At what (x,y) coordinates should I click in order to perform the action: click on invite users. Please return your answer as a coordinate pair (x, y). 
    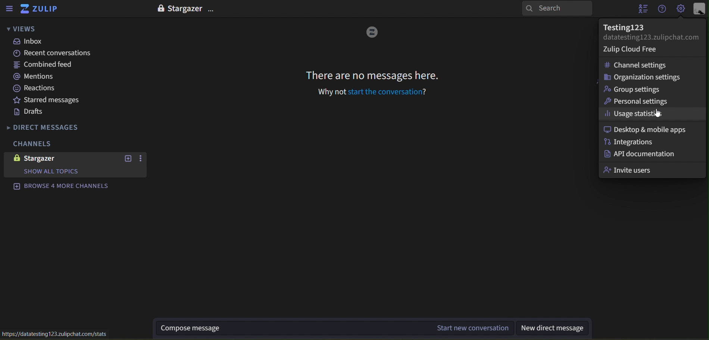
    Looking at the image, I should click on (629, 169).